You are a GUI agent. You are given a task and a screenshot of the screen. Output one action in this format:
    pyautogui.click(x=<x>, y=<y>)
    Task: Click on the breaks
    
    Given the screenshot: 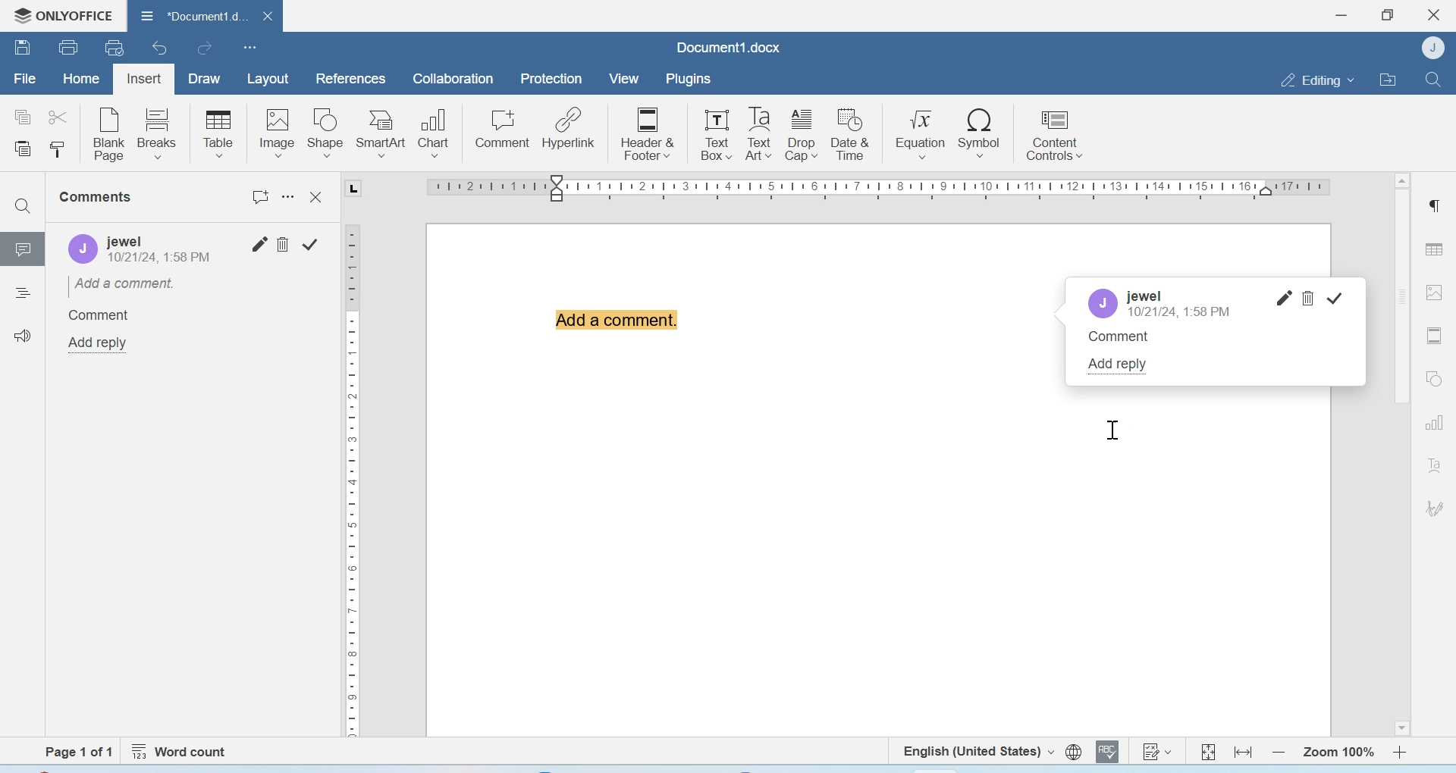 What is the action you would take?
    pyautogui.click(x=158, y=132)
    